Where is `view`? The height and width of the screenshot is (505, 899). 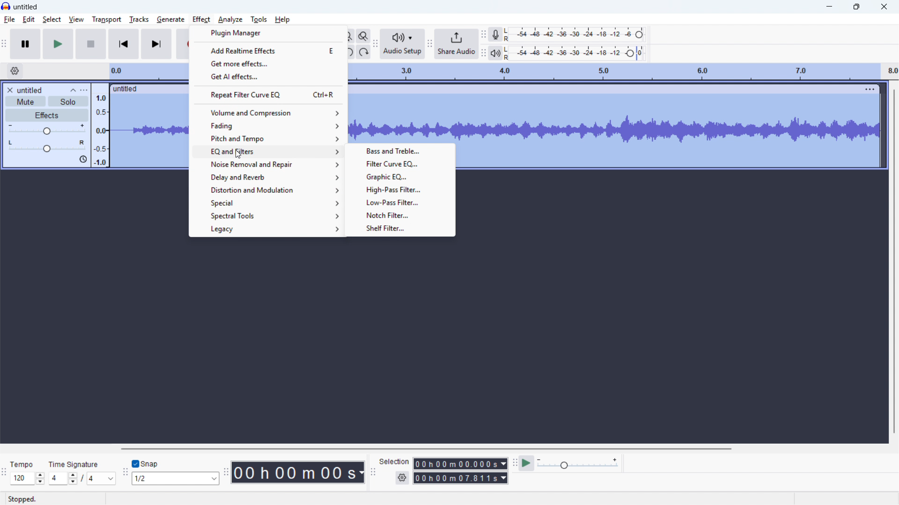
view is located at coordinates (76, 19).